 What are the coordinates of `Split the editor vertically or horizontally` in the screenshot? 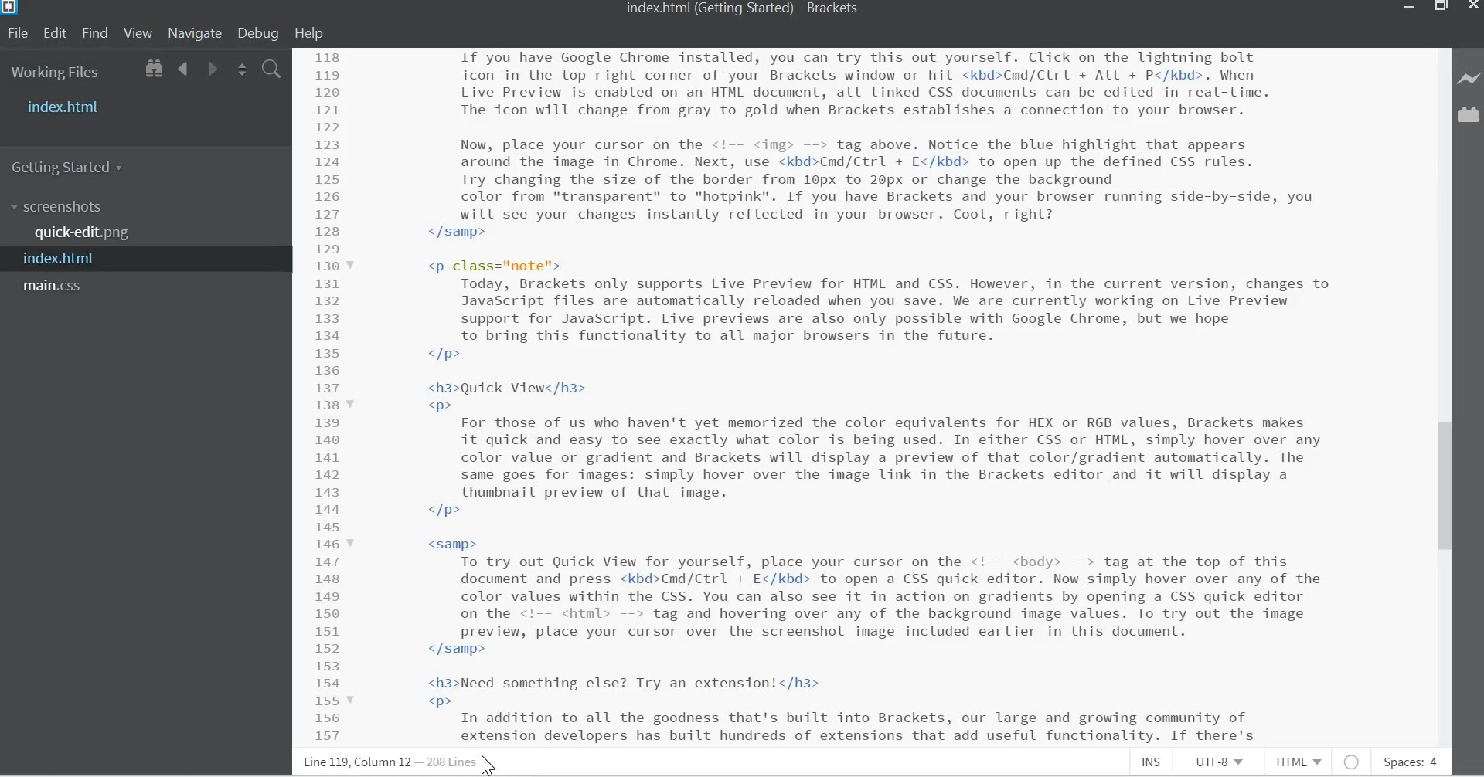 It's located at (243, 70).